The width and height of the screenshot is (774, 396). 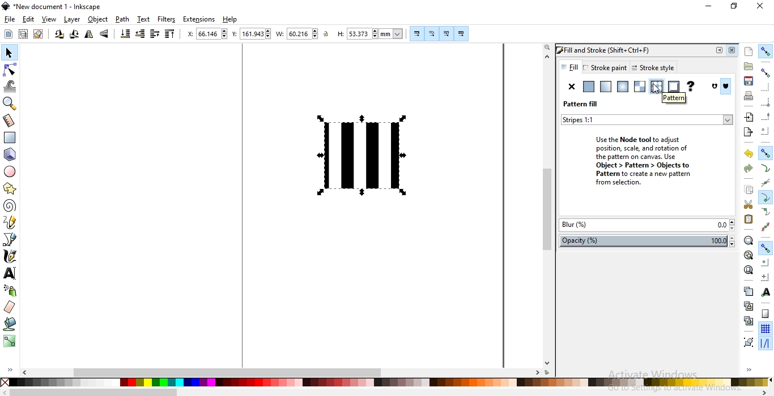 What do you see at coordinates (73, 36) in the screenshot?
I see `rotate 90 clockwiise` at bounding box center [73, 36].